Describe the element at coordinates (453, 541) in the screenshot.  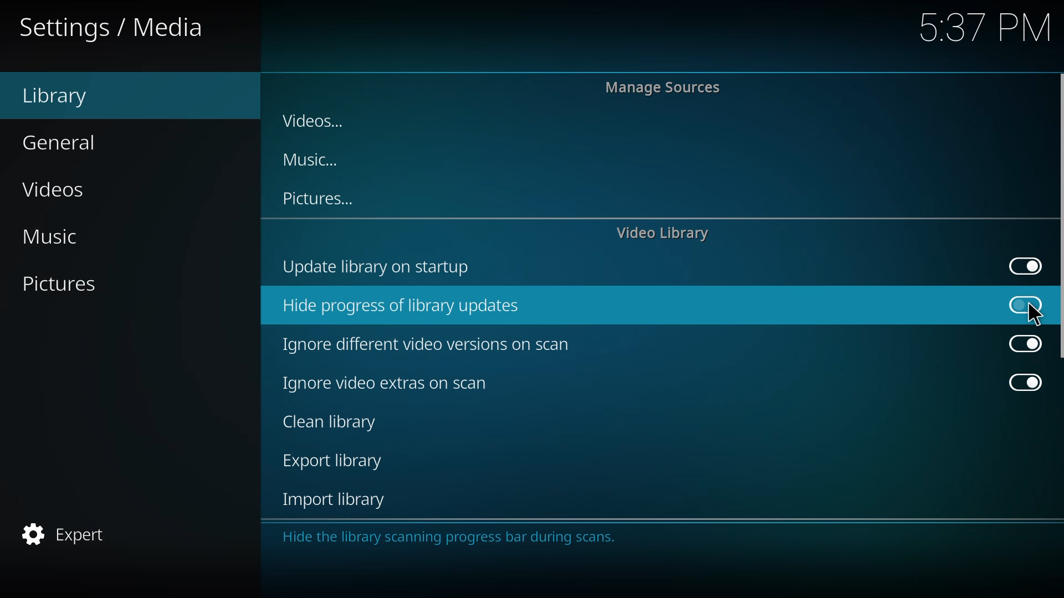
I see `Hide the library scanning progress bar during scans.` at that location.